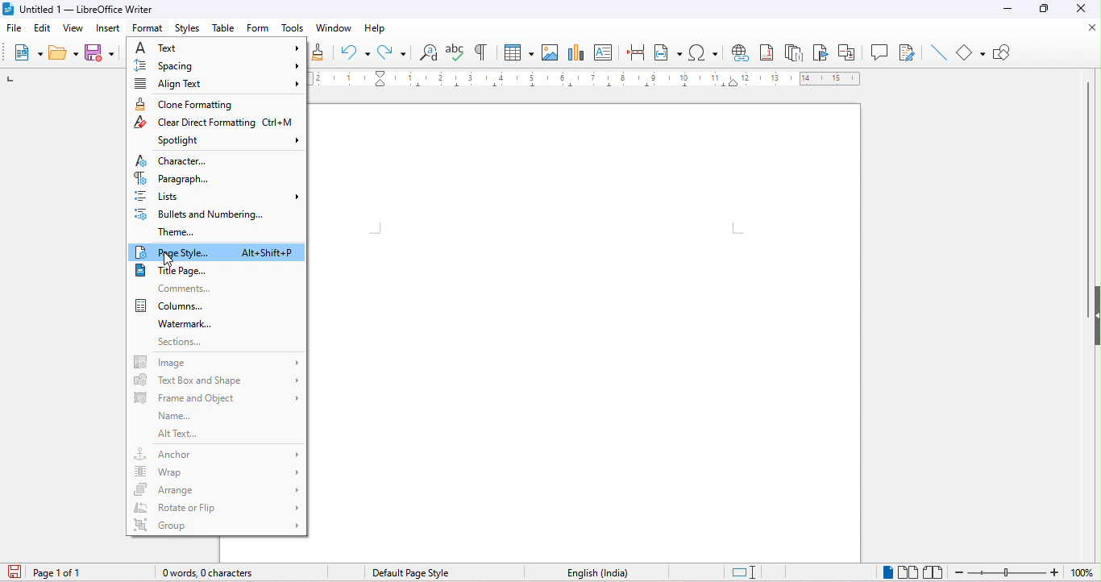 Image resolution: width=1101 pixels, height=582 pixels. Describe the element at coordinates (671, 50) in the screenshot. I see `field` at that location.